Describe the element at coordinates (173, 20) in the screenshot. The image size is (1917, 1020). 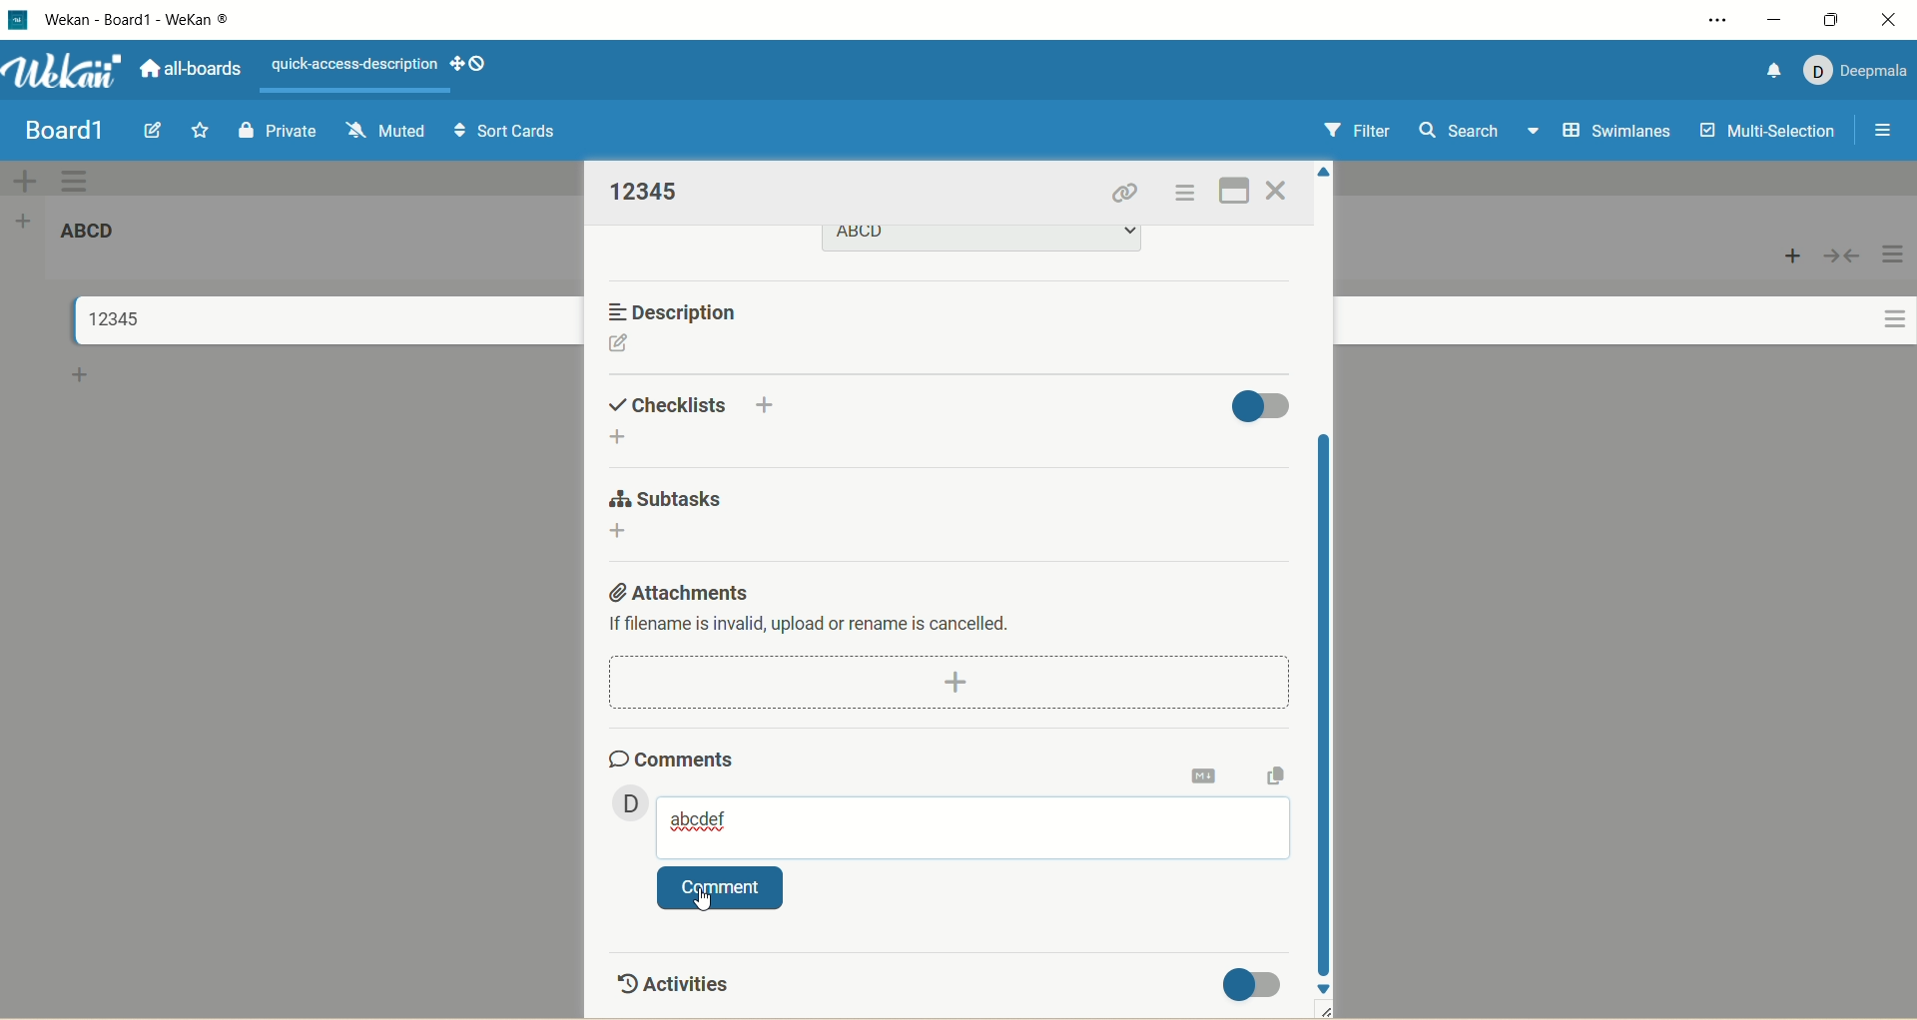
I see `title` at that location.